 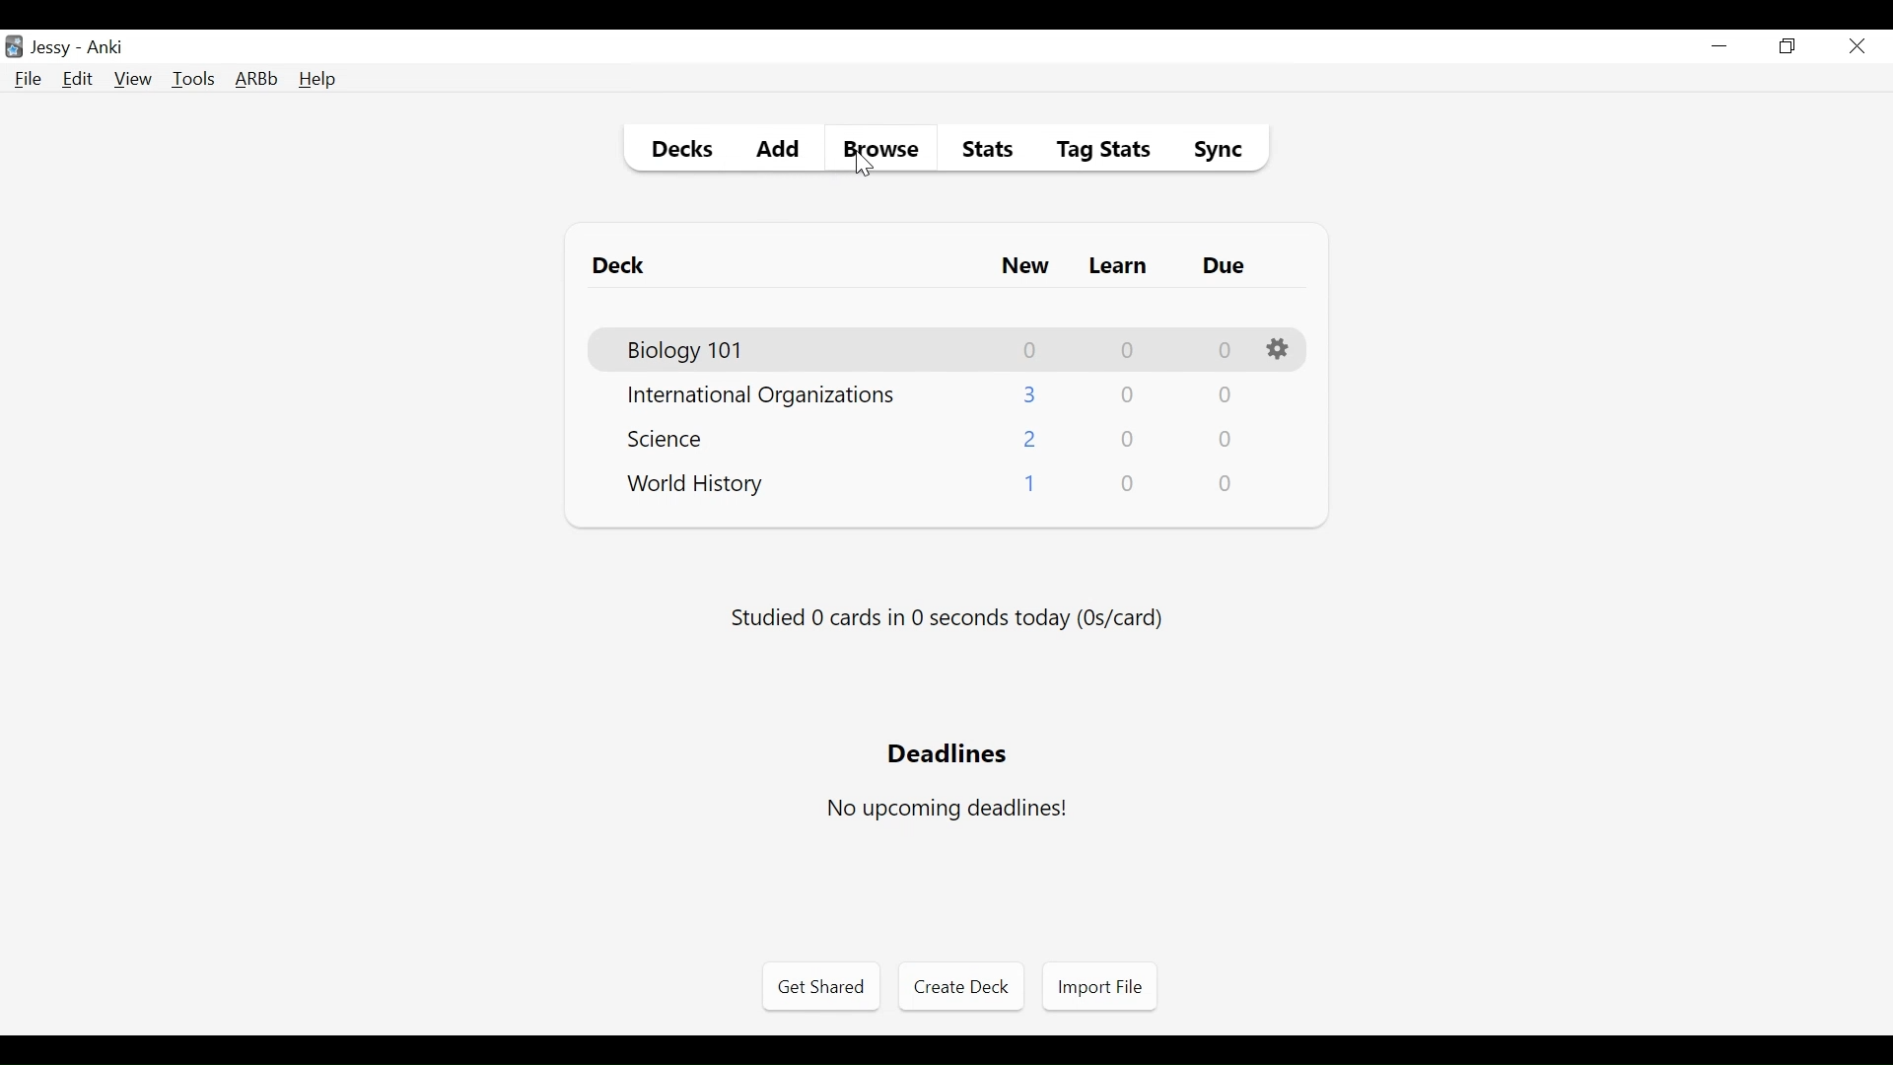 I want to click on Due Card Count, so click(x=1227, y=484).